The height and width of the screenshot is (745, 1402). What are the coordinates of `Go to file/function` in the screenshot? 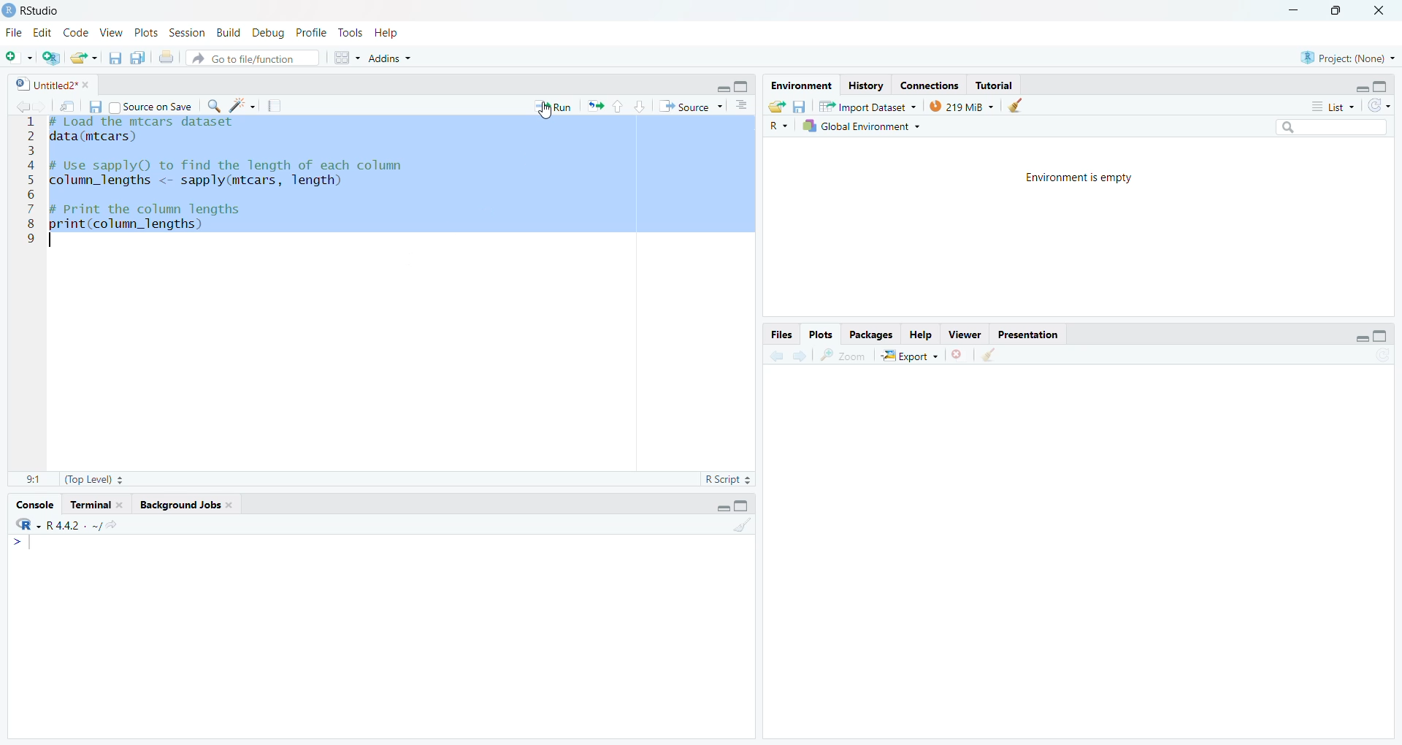 It's located at (253, 58).